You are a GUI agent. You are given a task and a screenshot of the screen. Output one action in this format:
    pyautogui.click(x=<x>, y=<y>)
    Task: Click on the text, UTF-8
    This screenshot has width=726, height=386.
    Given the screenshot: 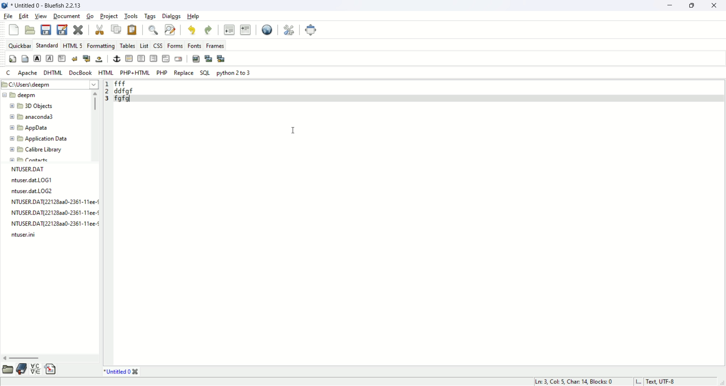 What is the action you would take?
    pyautogui.click(x=665, y=381)
    